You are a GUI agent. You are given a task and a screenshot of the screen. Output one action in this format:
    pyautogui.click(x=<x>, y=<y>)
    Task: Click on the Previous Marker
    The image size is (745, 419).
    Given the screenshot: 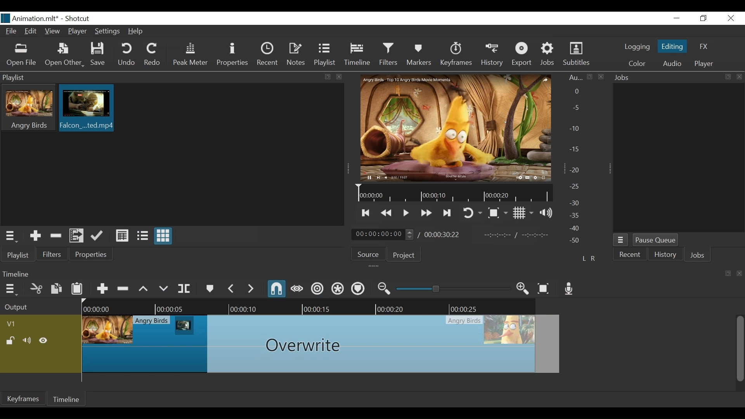 What is the action you would take?
    pyautogui.click(x=231, y=288)
    